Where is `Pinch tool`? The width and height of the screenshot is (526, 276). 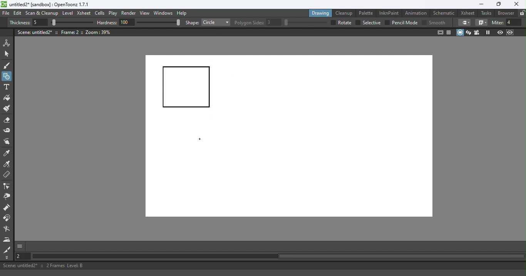
Pinch tool is located at coordinates (7, 198).